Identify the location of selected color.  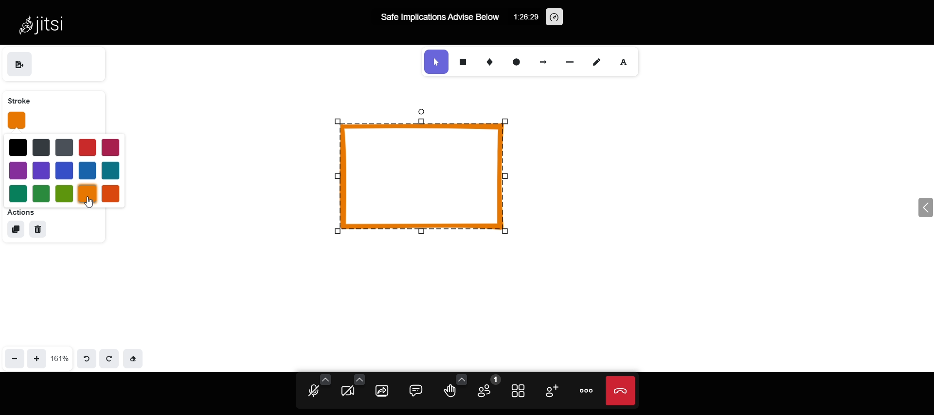
(89, 195).